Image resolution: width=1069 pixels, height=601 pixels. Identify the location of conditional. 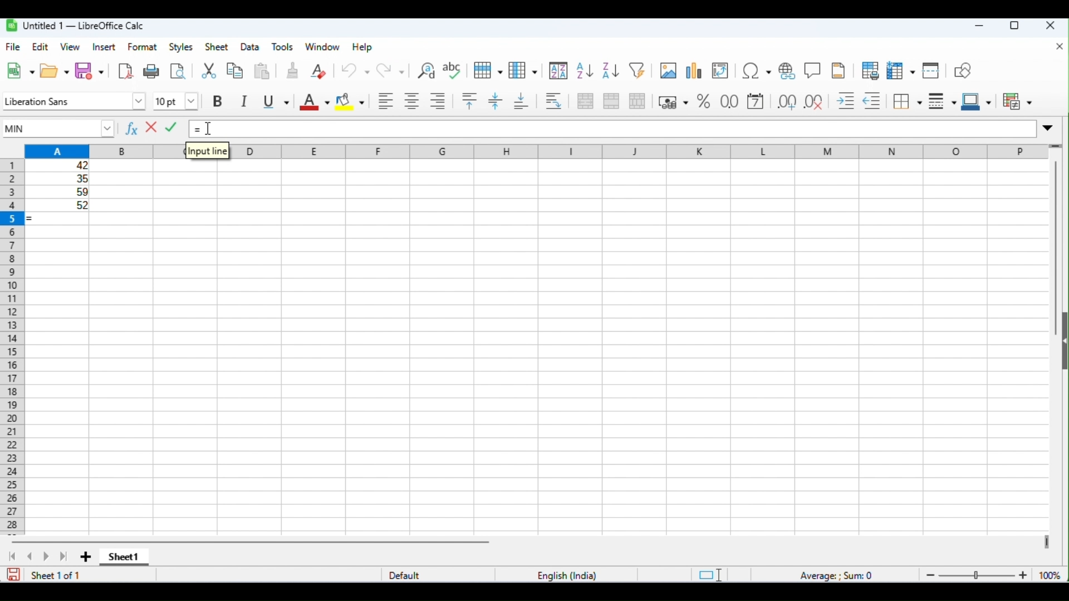
(1016, 102).